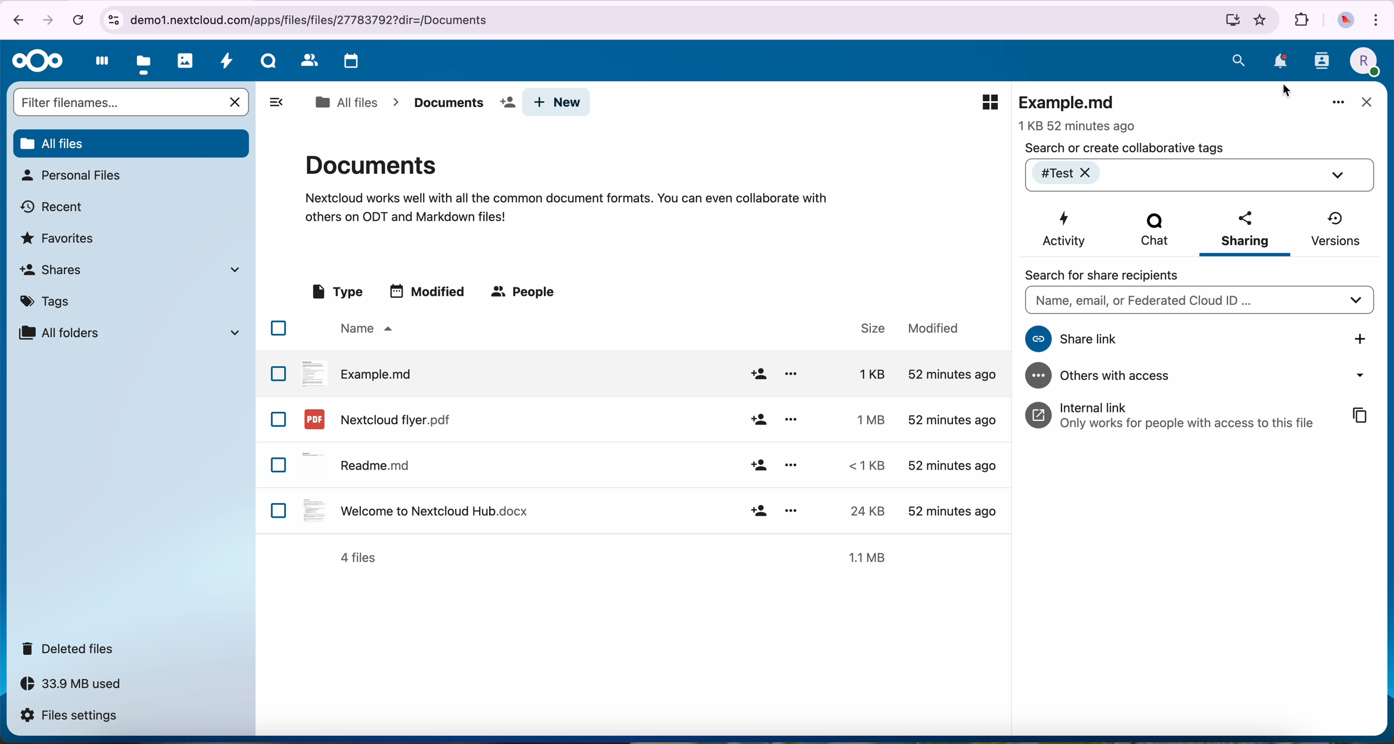 The image size is (1394, 744). What do you see at coordinates (1321, 64) in the screenshot?
I see `contacts` at bounding box center [1321, 64].